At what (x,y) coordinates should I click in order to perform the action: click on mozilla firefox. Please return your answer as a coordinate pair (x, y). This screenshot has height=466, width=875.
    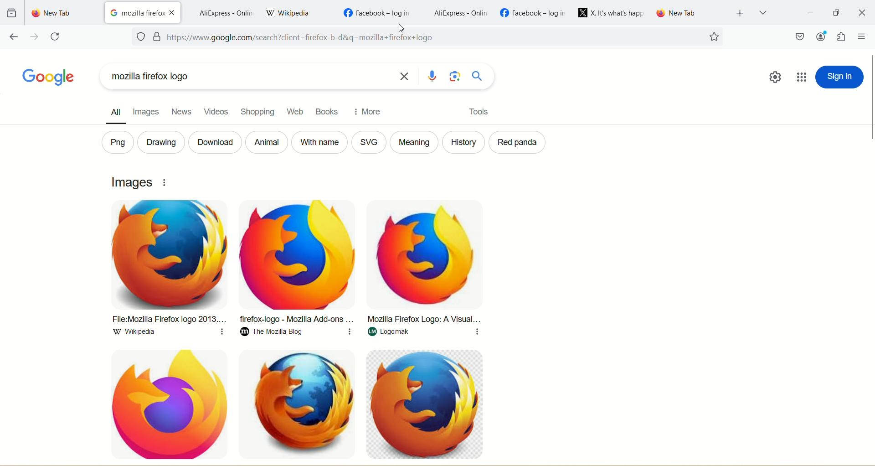
    Looking at the image, I should click on (135, 13).